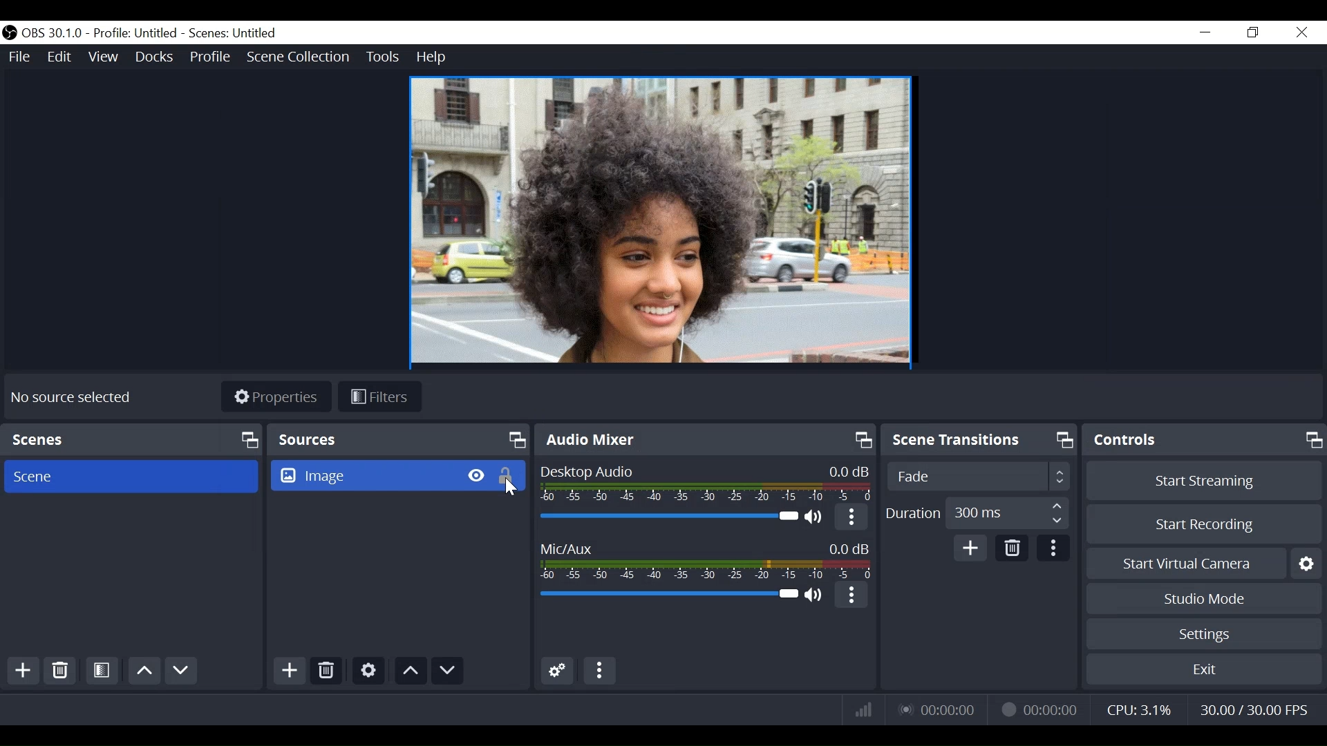  I want to click on Profile: Untitled, so click(138, 32).